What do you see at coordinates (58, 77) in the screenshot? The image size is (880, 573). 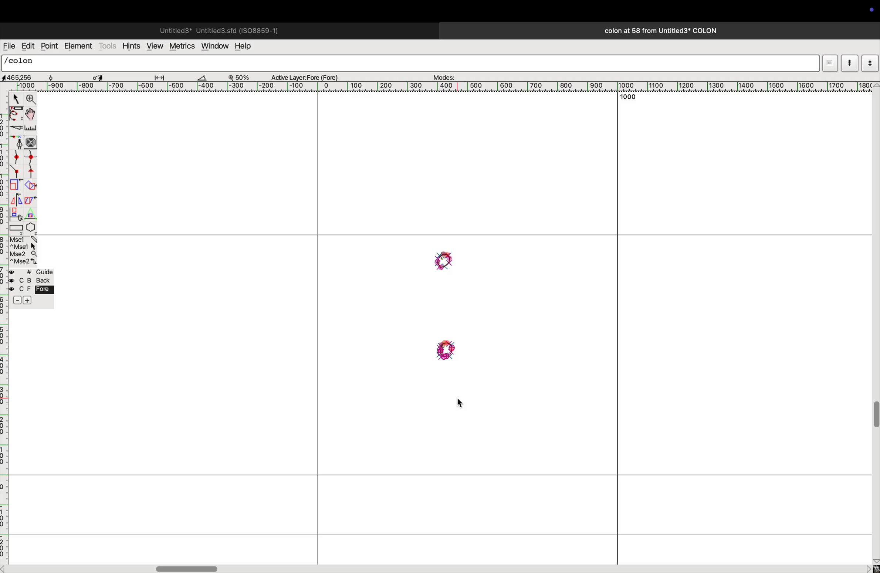 I see `snow` at bounding box center [58, 77].